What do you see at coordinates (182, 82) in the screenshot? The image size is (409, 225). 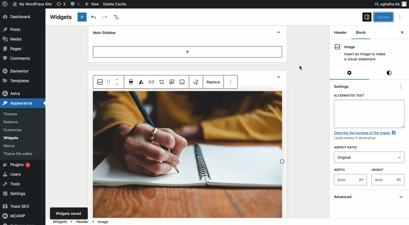 I see `Add image` at bounding box center [182, 82].